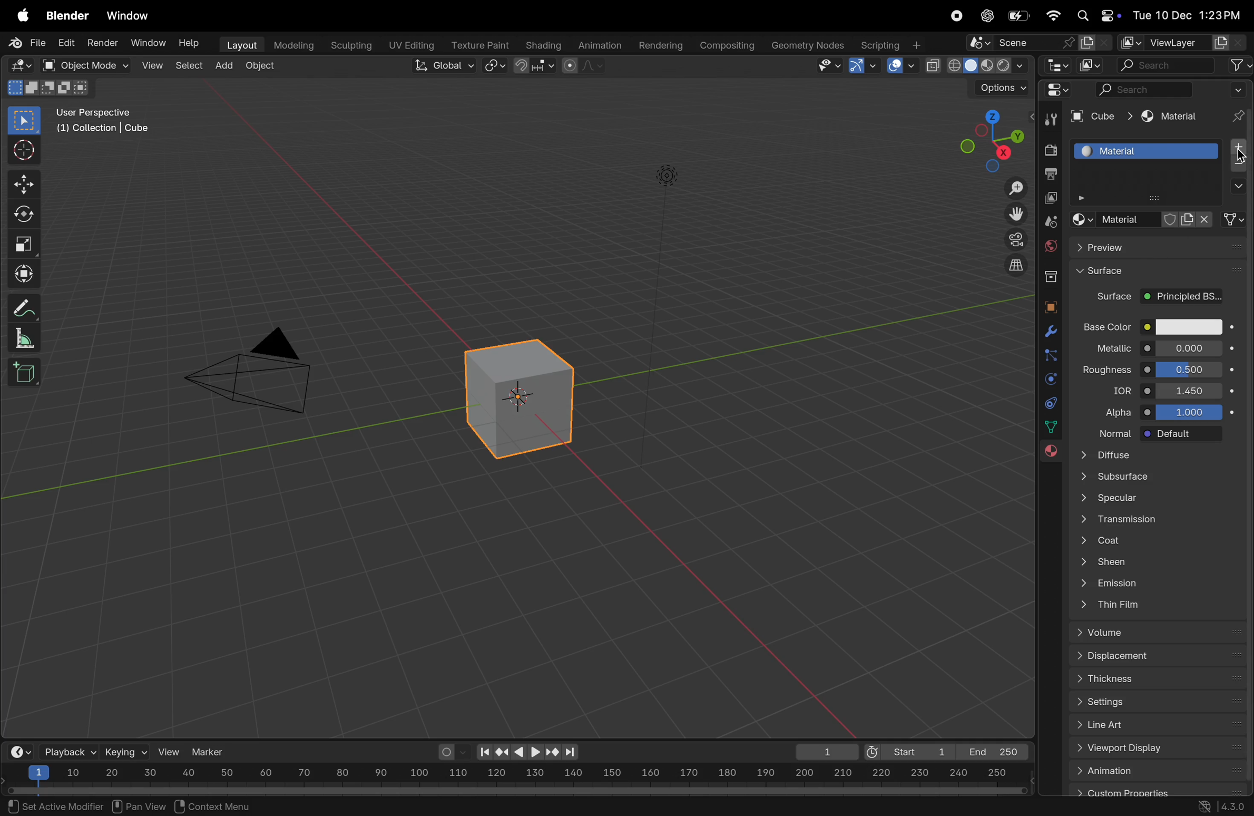 The width and height of the screenshot is (1254, 816). What do you see at coordinates (1051, 244) in the screenshot?
I see `world` at bounding box center [1051, 244].